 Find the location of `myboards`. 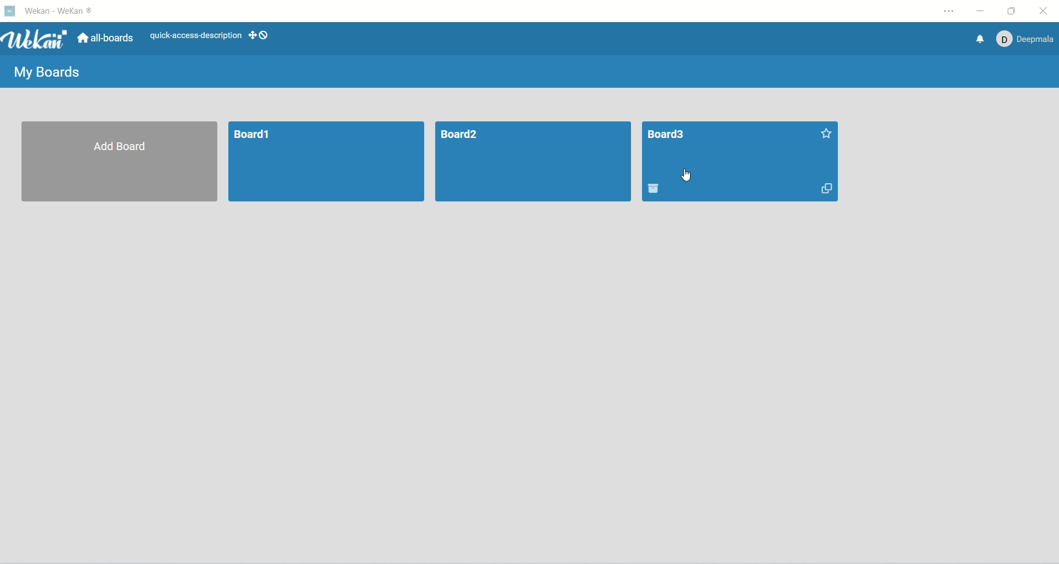

myboards is located at coordinates (45, 72).